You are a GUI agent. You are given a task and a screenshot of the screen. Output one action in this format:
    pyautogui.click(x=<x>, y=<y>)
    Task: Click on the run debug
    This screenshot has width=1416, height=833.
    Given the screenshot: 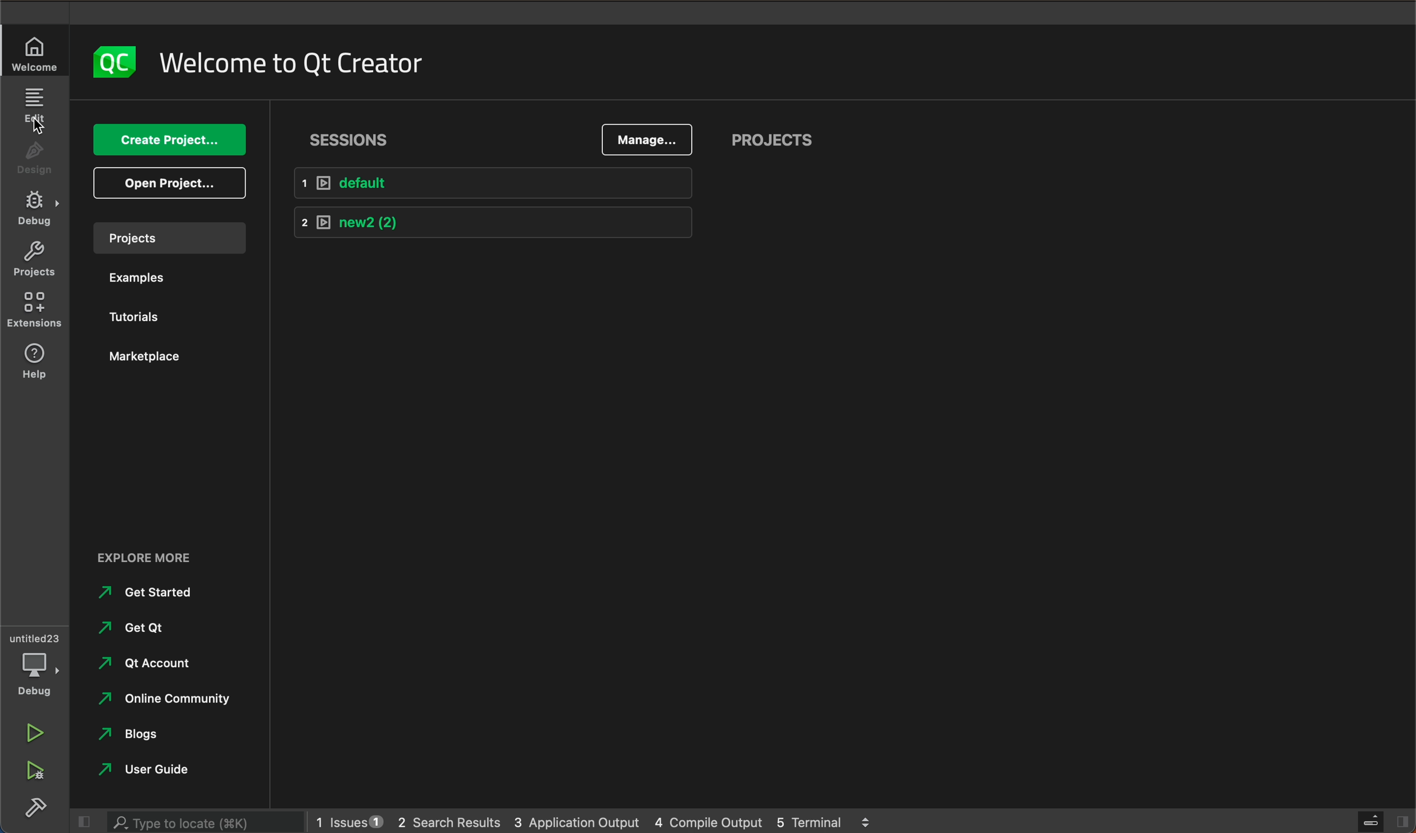 What is the action you would take?
    pyautogui.click(x=35, y=773)
    